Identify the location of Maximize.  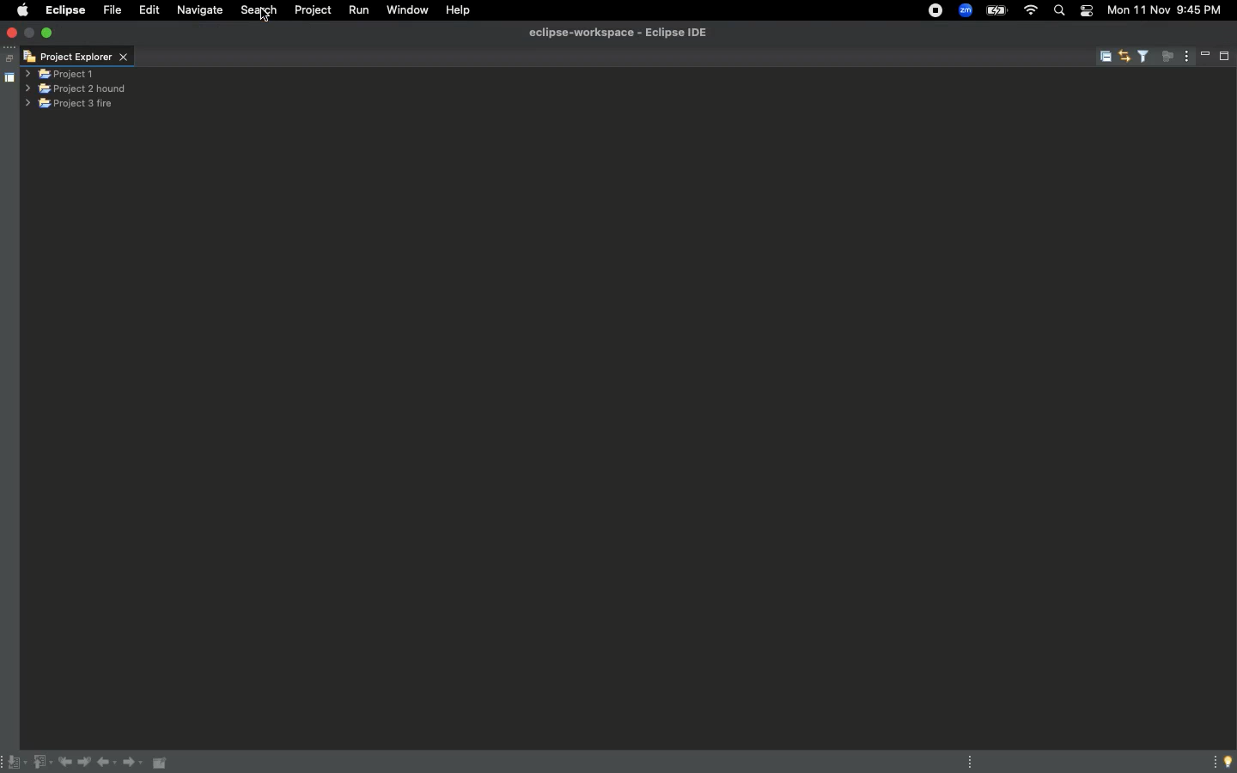
(49, 33).